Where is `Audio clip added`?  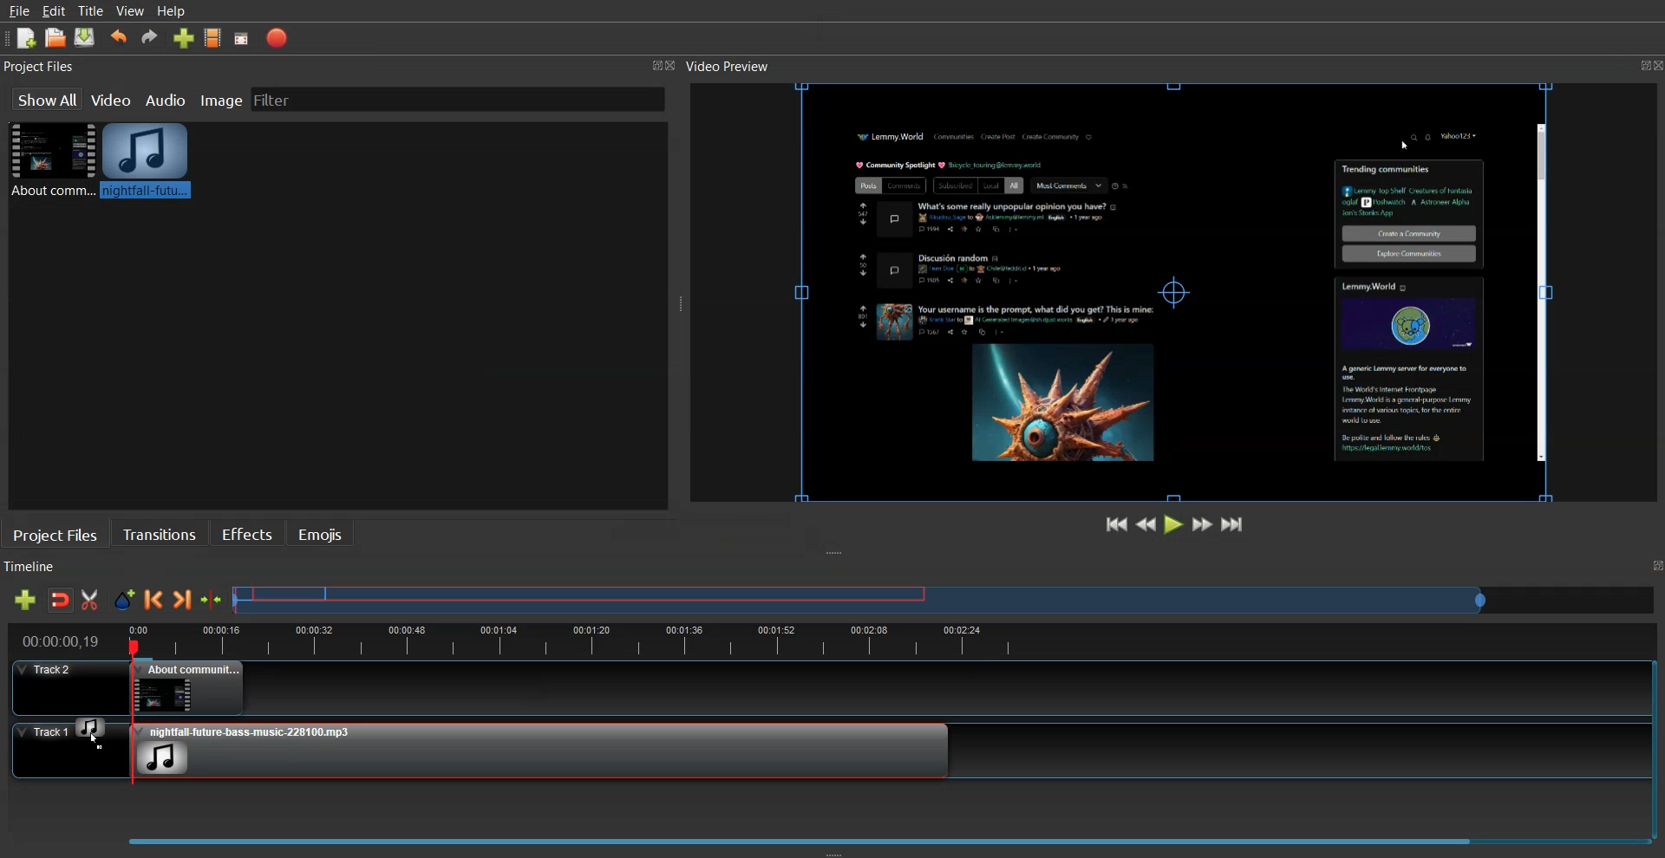
Audio clip added is located at coordinates (541, 750).